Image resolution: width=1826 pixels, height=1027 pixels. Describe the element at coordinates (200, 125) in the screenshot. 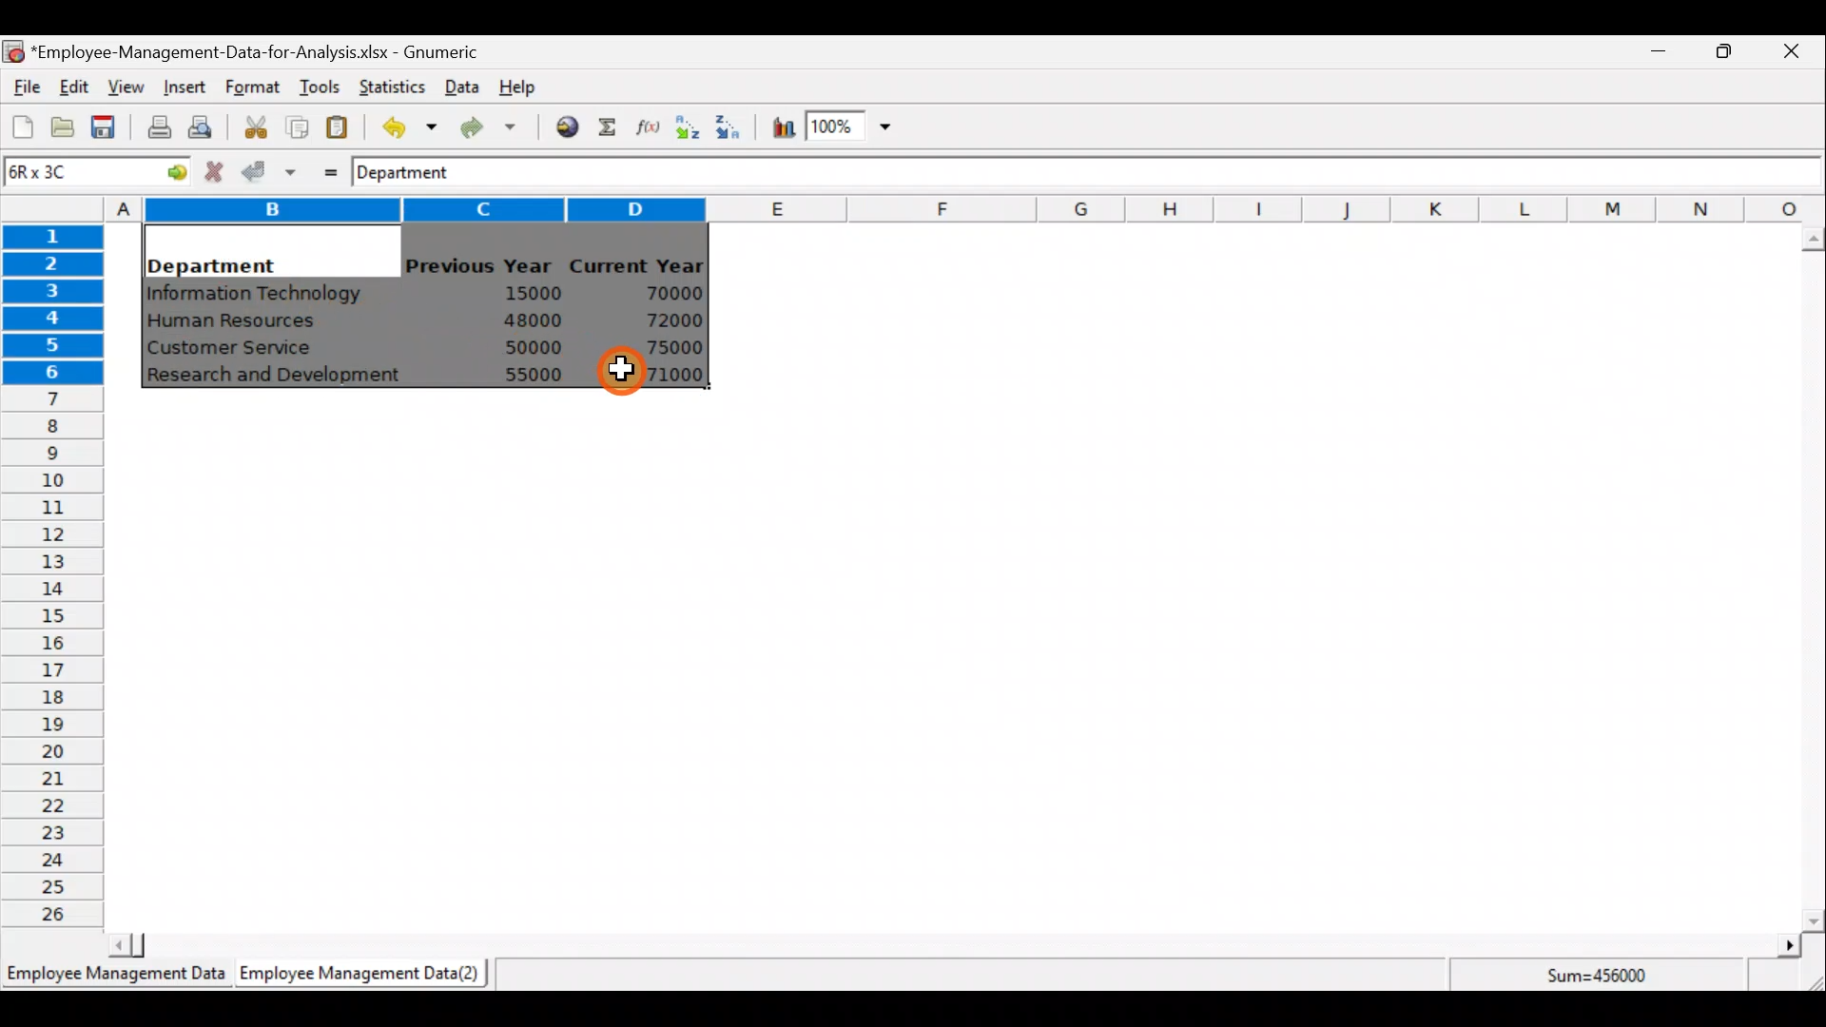

I see `Print preview` at that location.